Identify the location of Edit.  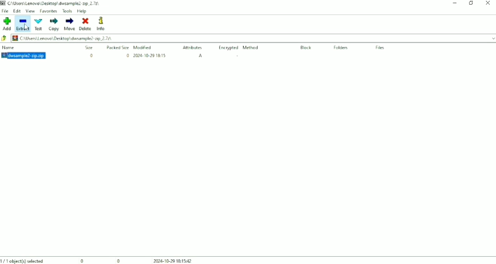
(17, 11).